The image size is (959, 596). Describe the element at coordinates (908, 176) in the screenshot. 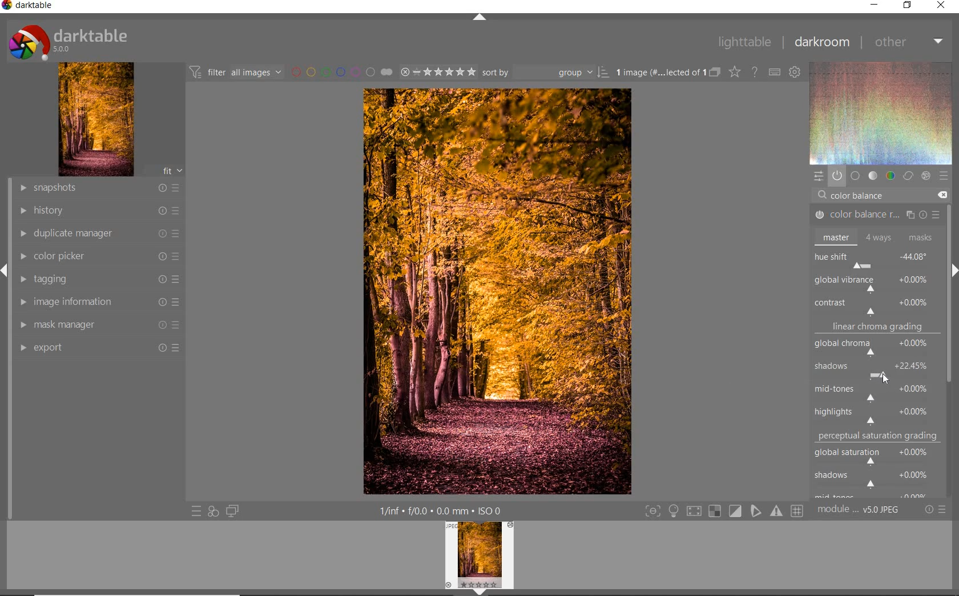

I see `correct` at that location.